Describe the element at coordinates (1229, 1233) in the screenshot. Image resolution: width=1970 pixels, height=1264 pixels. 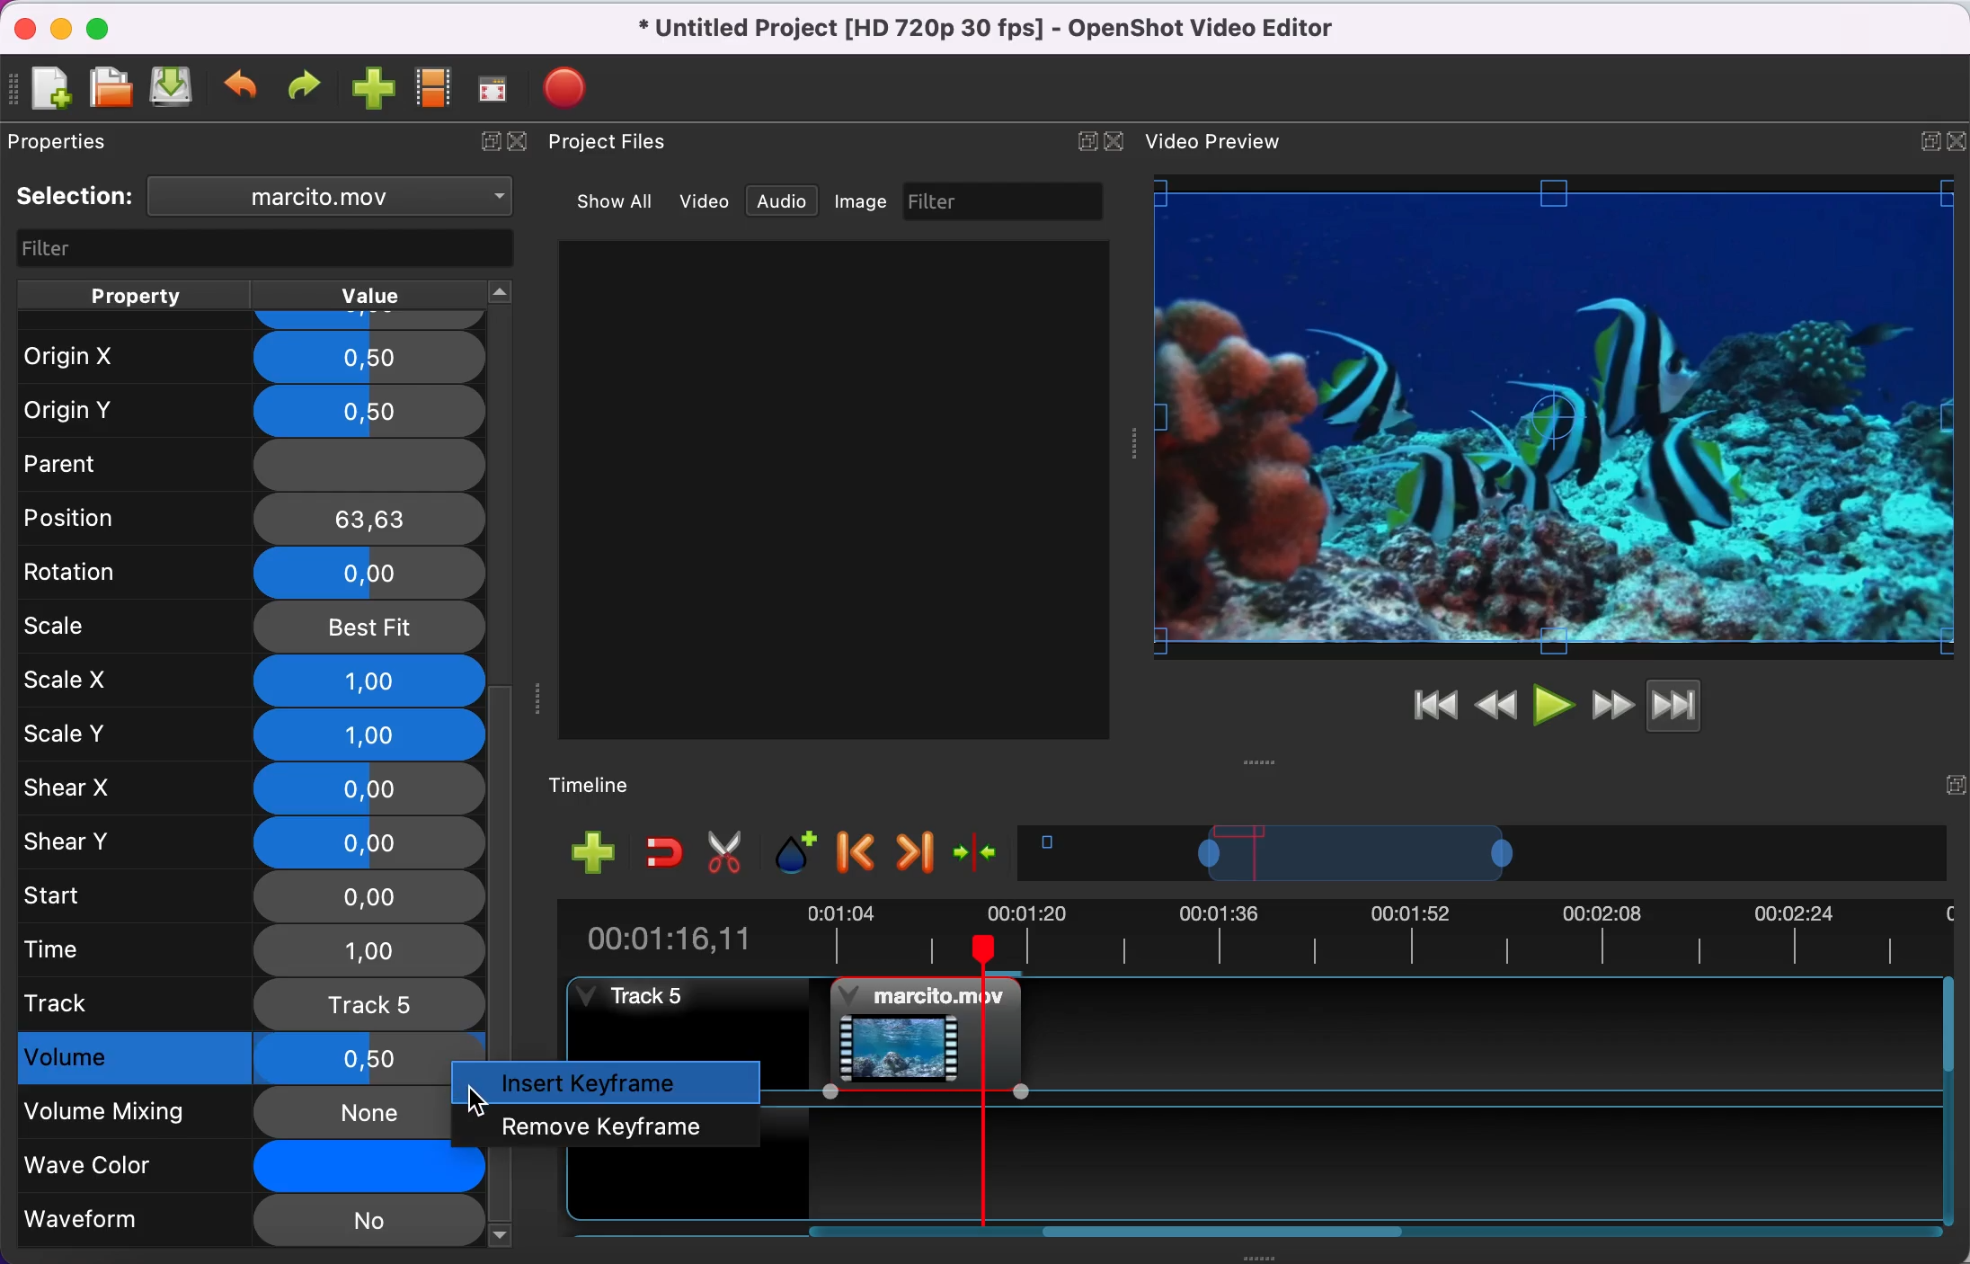
I see `scroll bar` at that location.